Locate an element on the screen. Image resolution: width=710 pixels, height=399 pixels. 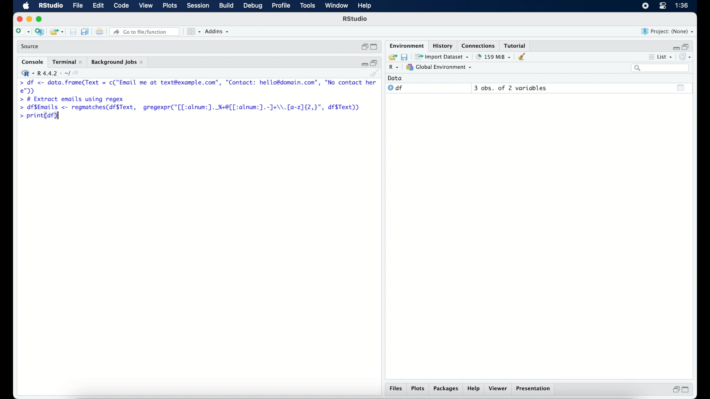
close is located at coordinates (18, 18).